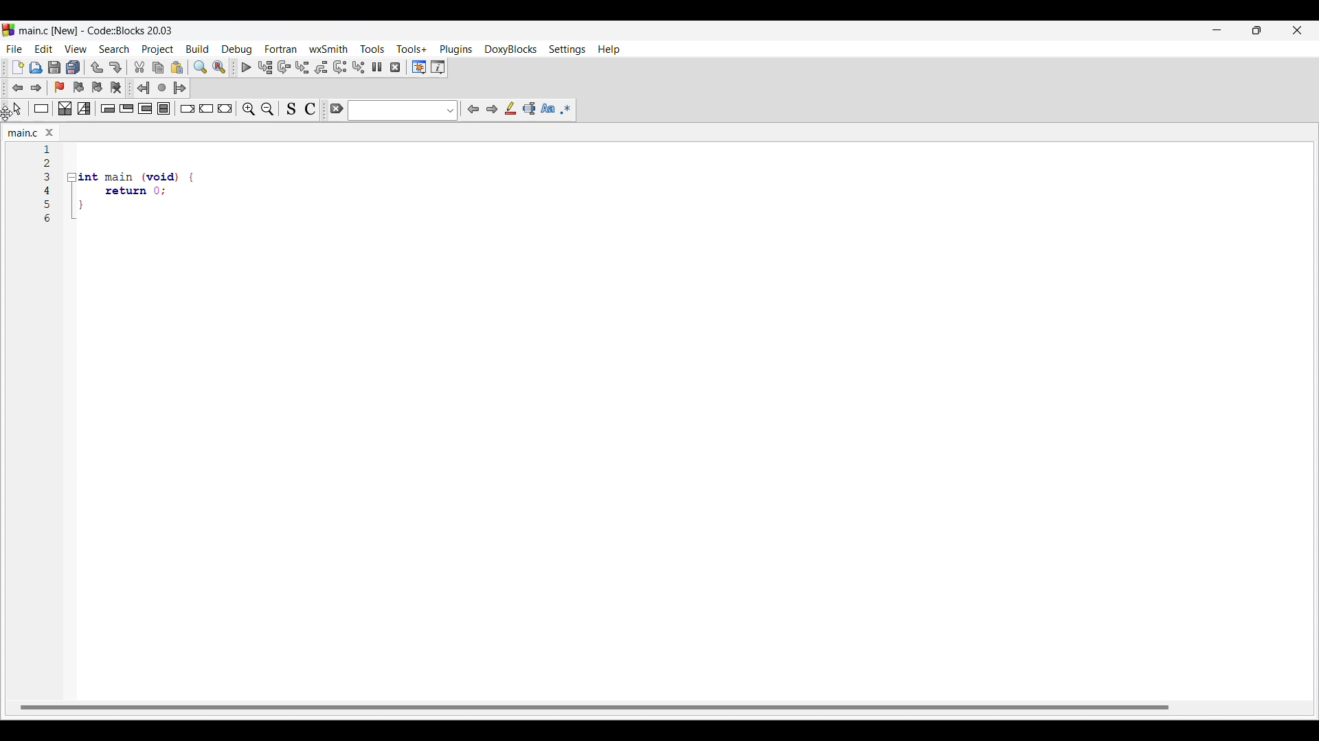  I want to click on Copy, so click(158, 68).